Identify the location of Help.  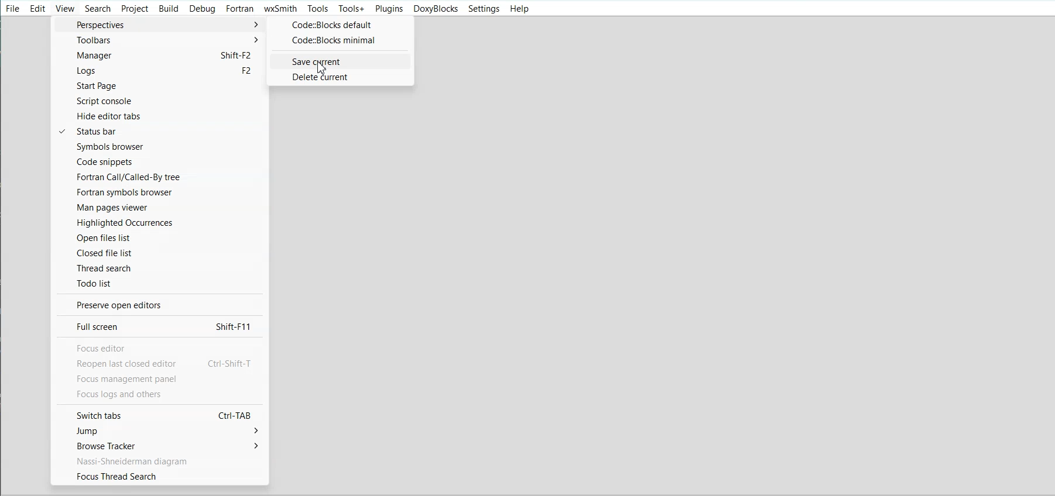
(518, 9).